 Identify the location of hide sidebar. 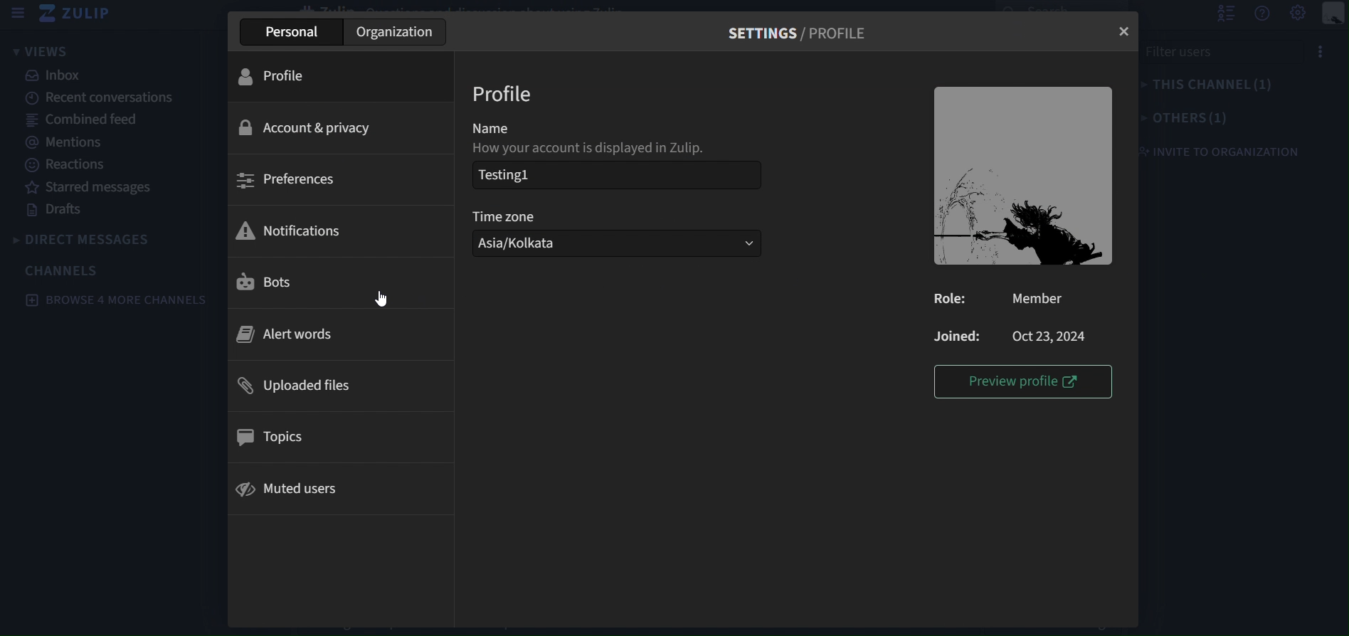
(18, 14).